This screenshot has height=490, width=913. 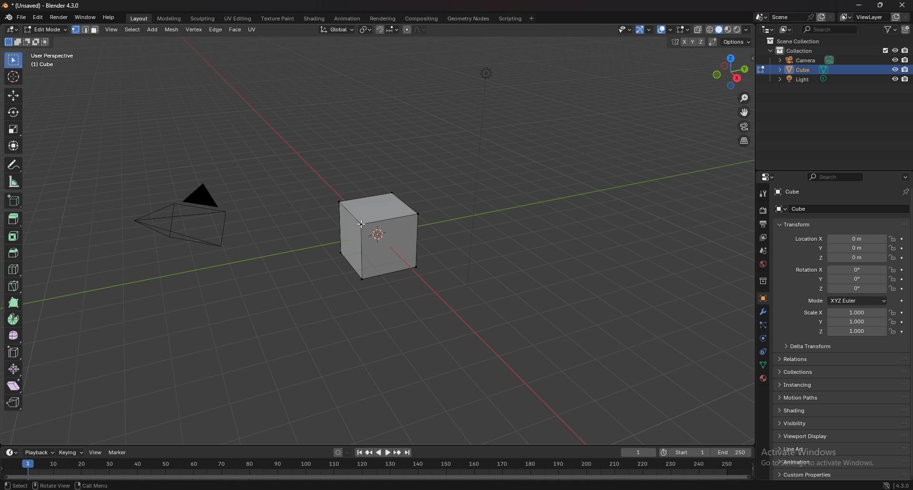 What do you see at coordinates (814, 423) in the screenshot?
I see `visibility` at bounding box center [814, 423].